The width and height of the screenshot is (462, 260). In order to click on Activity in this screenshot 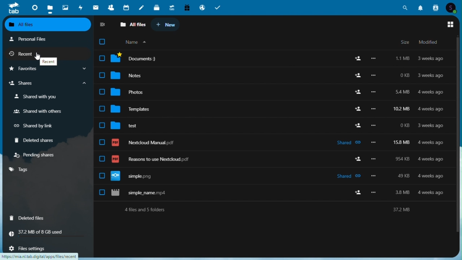, I will do `click(81, 7)`.